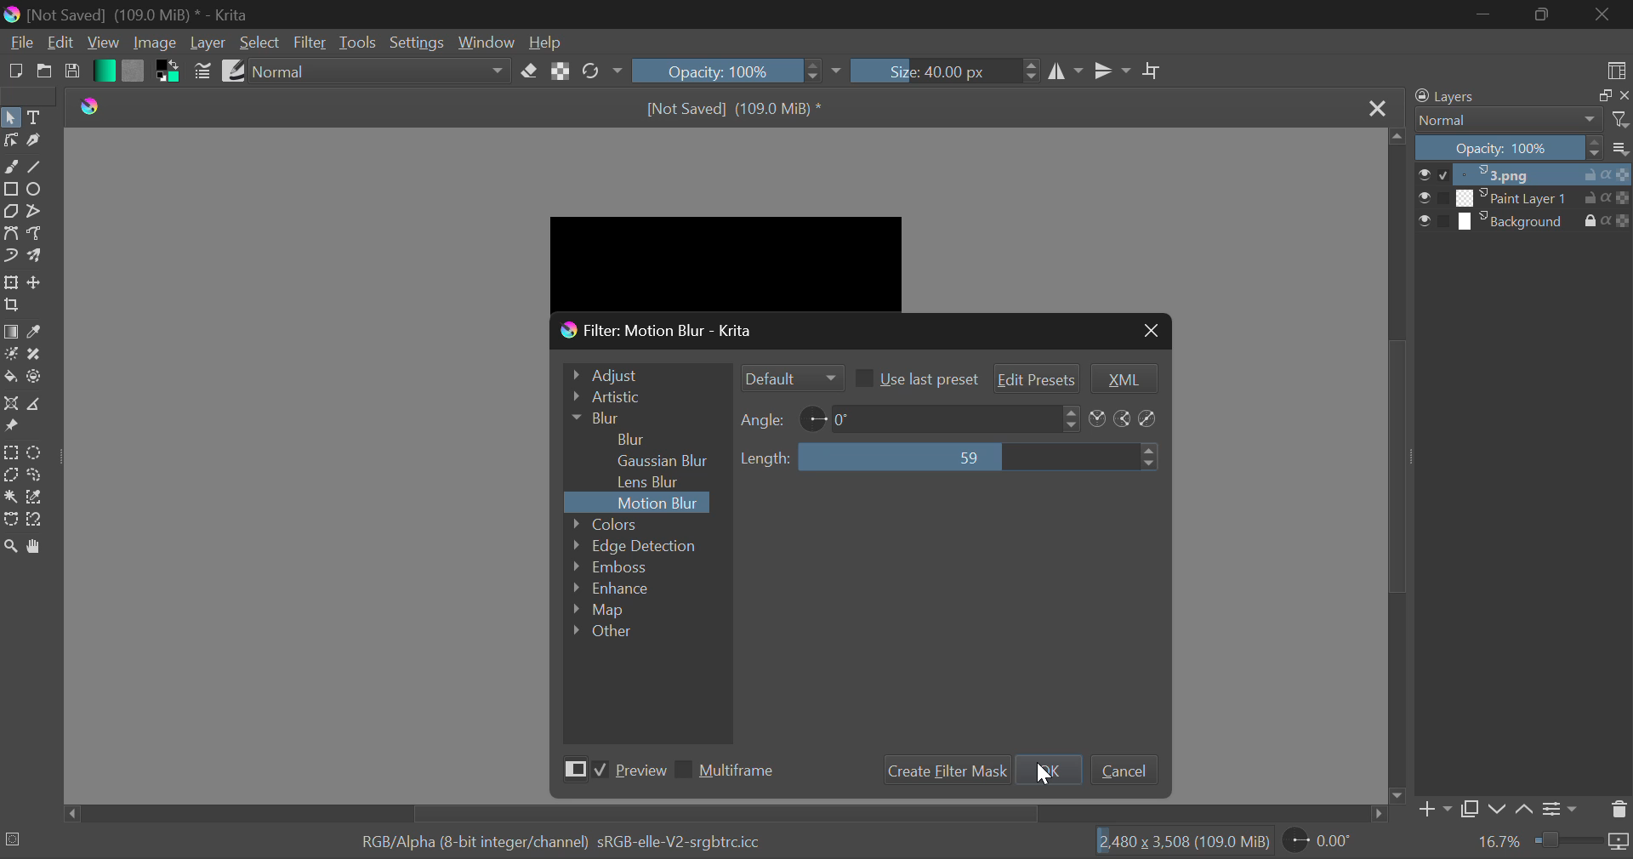 Image resolution: width=1633 pixels, height=859 pixels. What do you see at coordinates (14, 72) in the screenshot?
I see `New` at bounding box center [14, 72].